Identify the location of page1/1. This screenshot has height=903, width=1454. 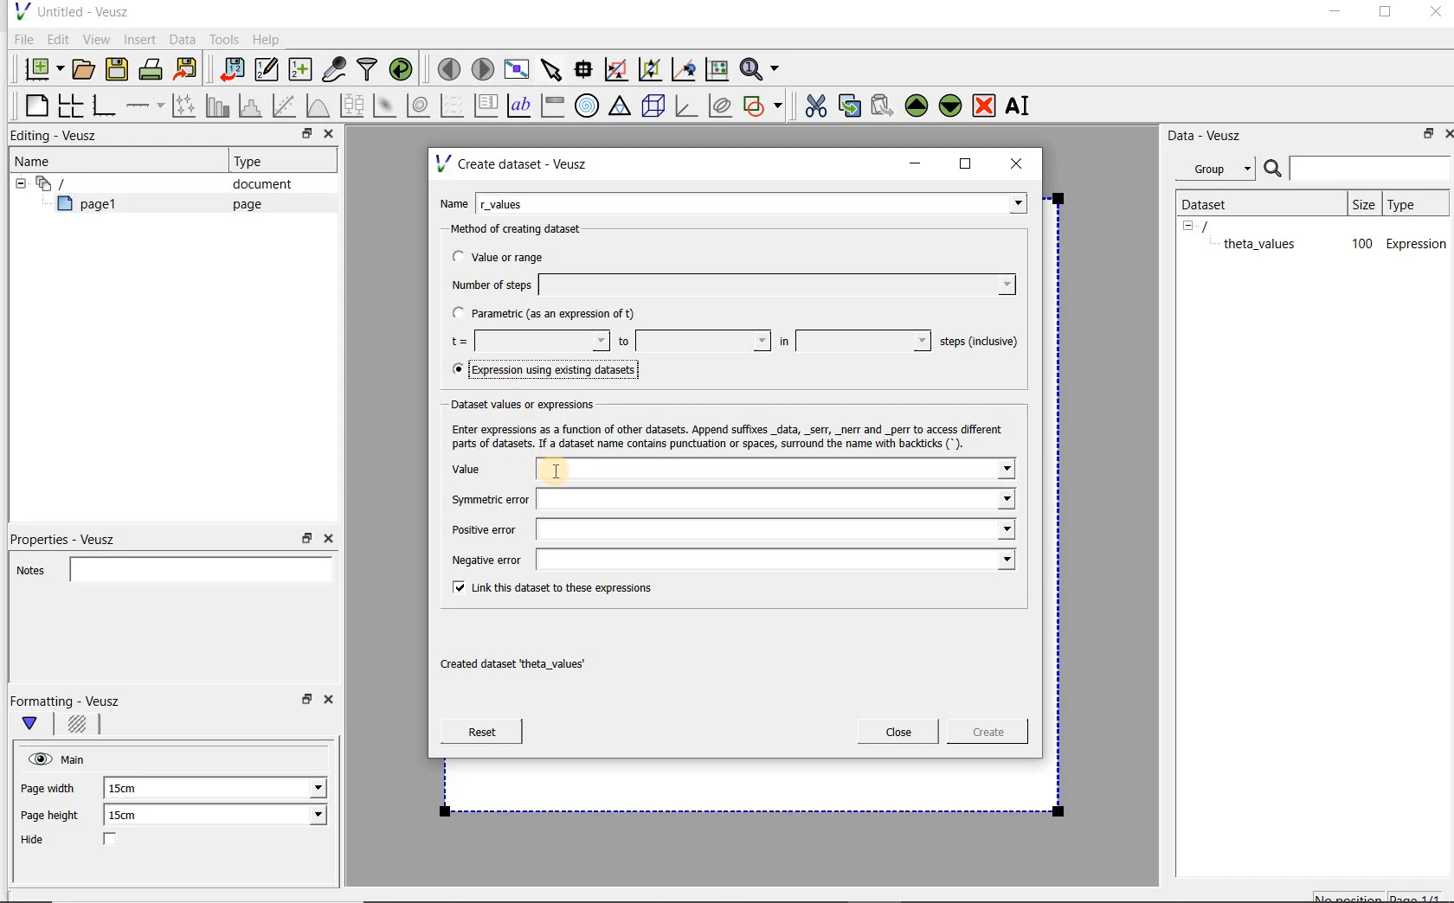
(1422, 896).